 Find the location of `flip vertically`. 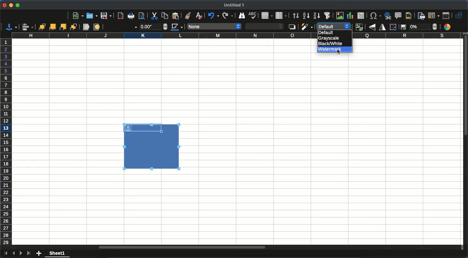

flip vertically is located at coordinates (372, 28).